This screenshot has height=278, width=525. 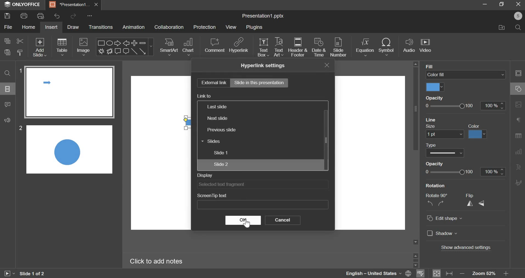 What do you see at coordinates (416, 266) in the screenshot?
I see `scroll down` at bounding box center [416, 266].